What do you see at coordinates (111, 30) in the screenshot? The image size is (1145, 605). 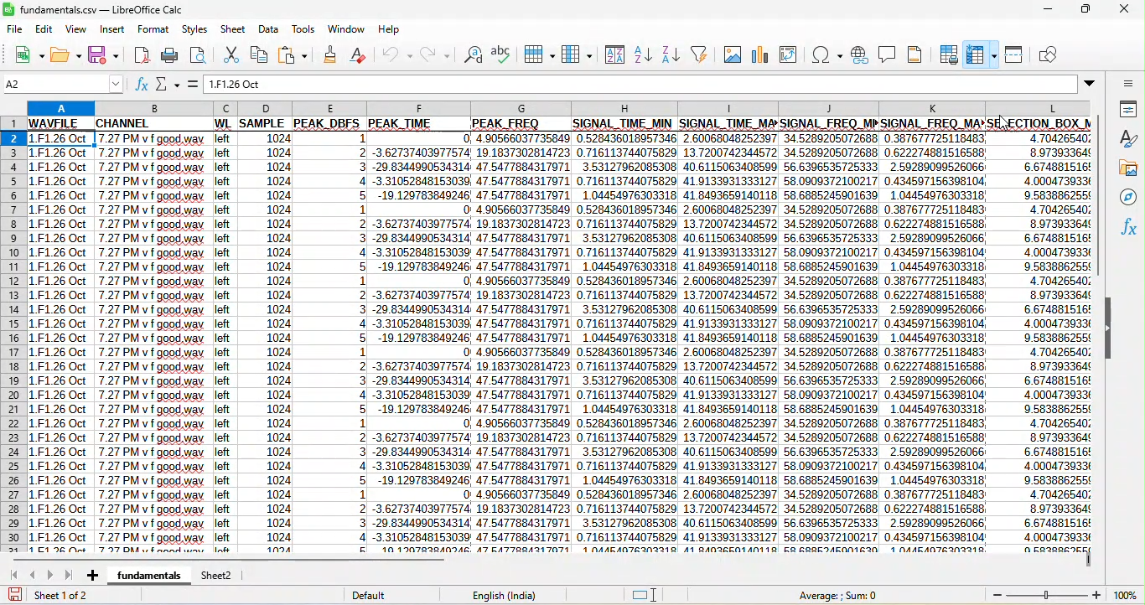 I see `insert` at bounding box center [111, 30].